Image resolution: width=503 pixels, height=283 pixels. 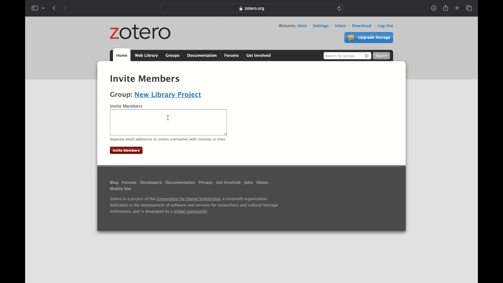 I want to click on search for groups, so click(x=347, y=56).